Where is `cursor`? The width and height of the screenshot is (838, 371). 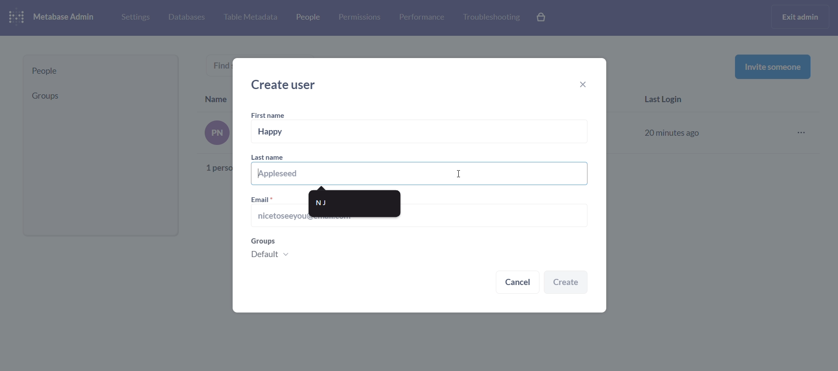
cursor is located at coordinates (459, 172).